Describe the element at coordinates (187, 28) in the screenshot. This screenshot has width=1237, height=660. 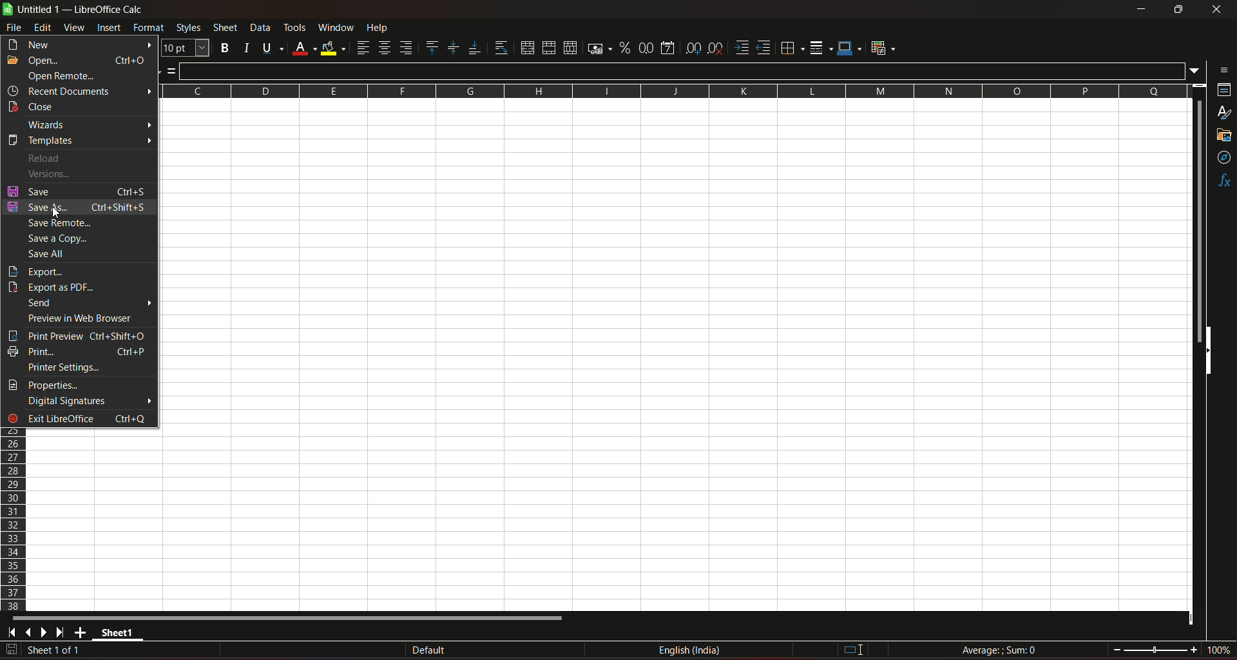
I see `Styles` at that location.